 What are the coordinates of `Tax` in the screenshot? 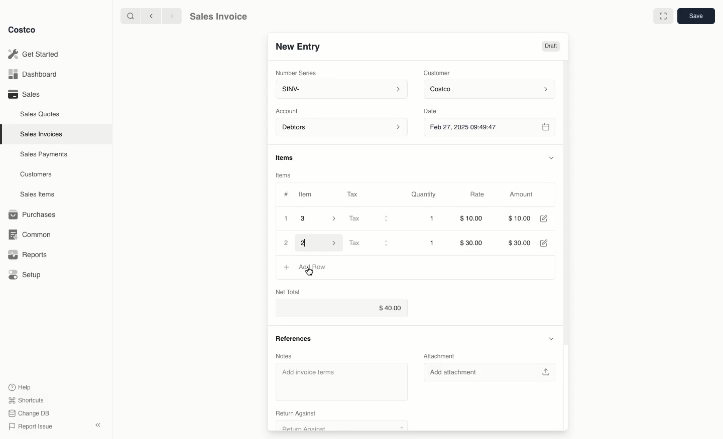 It's located at (368, 243).